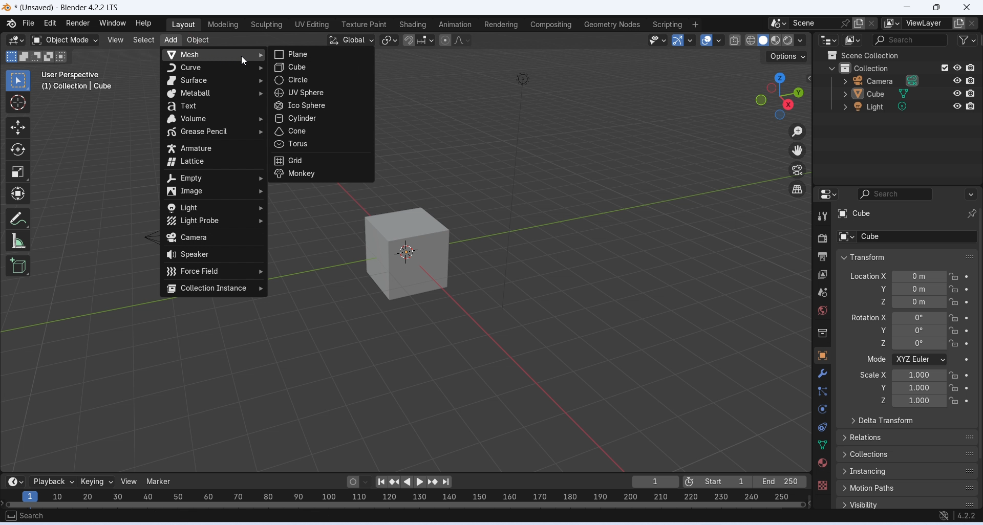 This screenshot has height=525, width=983. I want to click on animate property, so click(968, 276).